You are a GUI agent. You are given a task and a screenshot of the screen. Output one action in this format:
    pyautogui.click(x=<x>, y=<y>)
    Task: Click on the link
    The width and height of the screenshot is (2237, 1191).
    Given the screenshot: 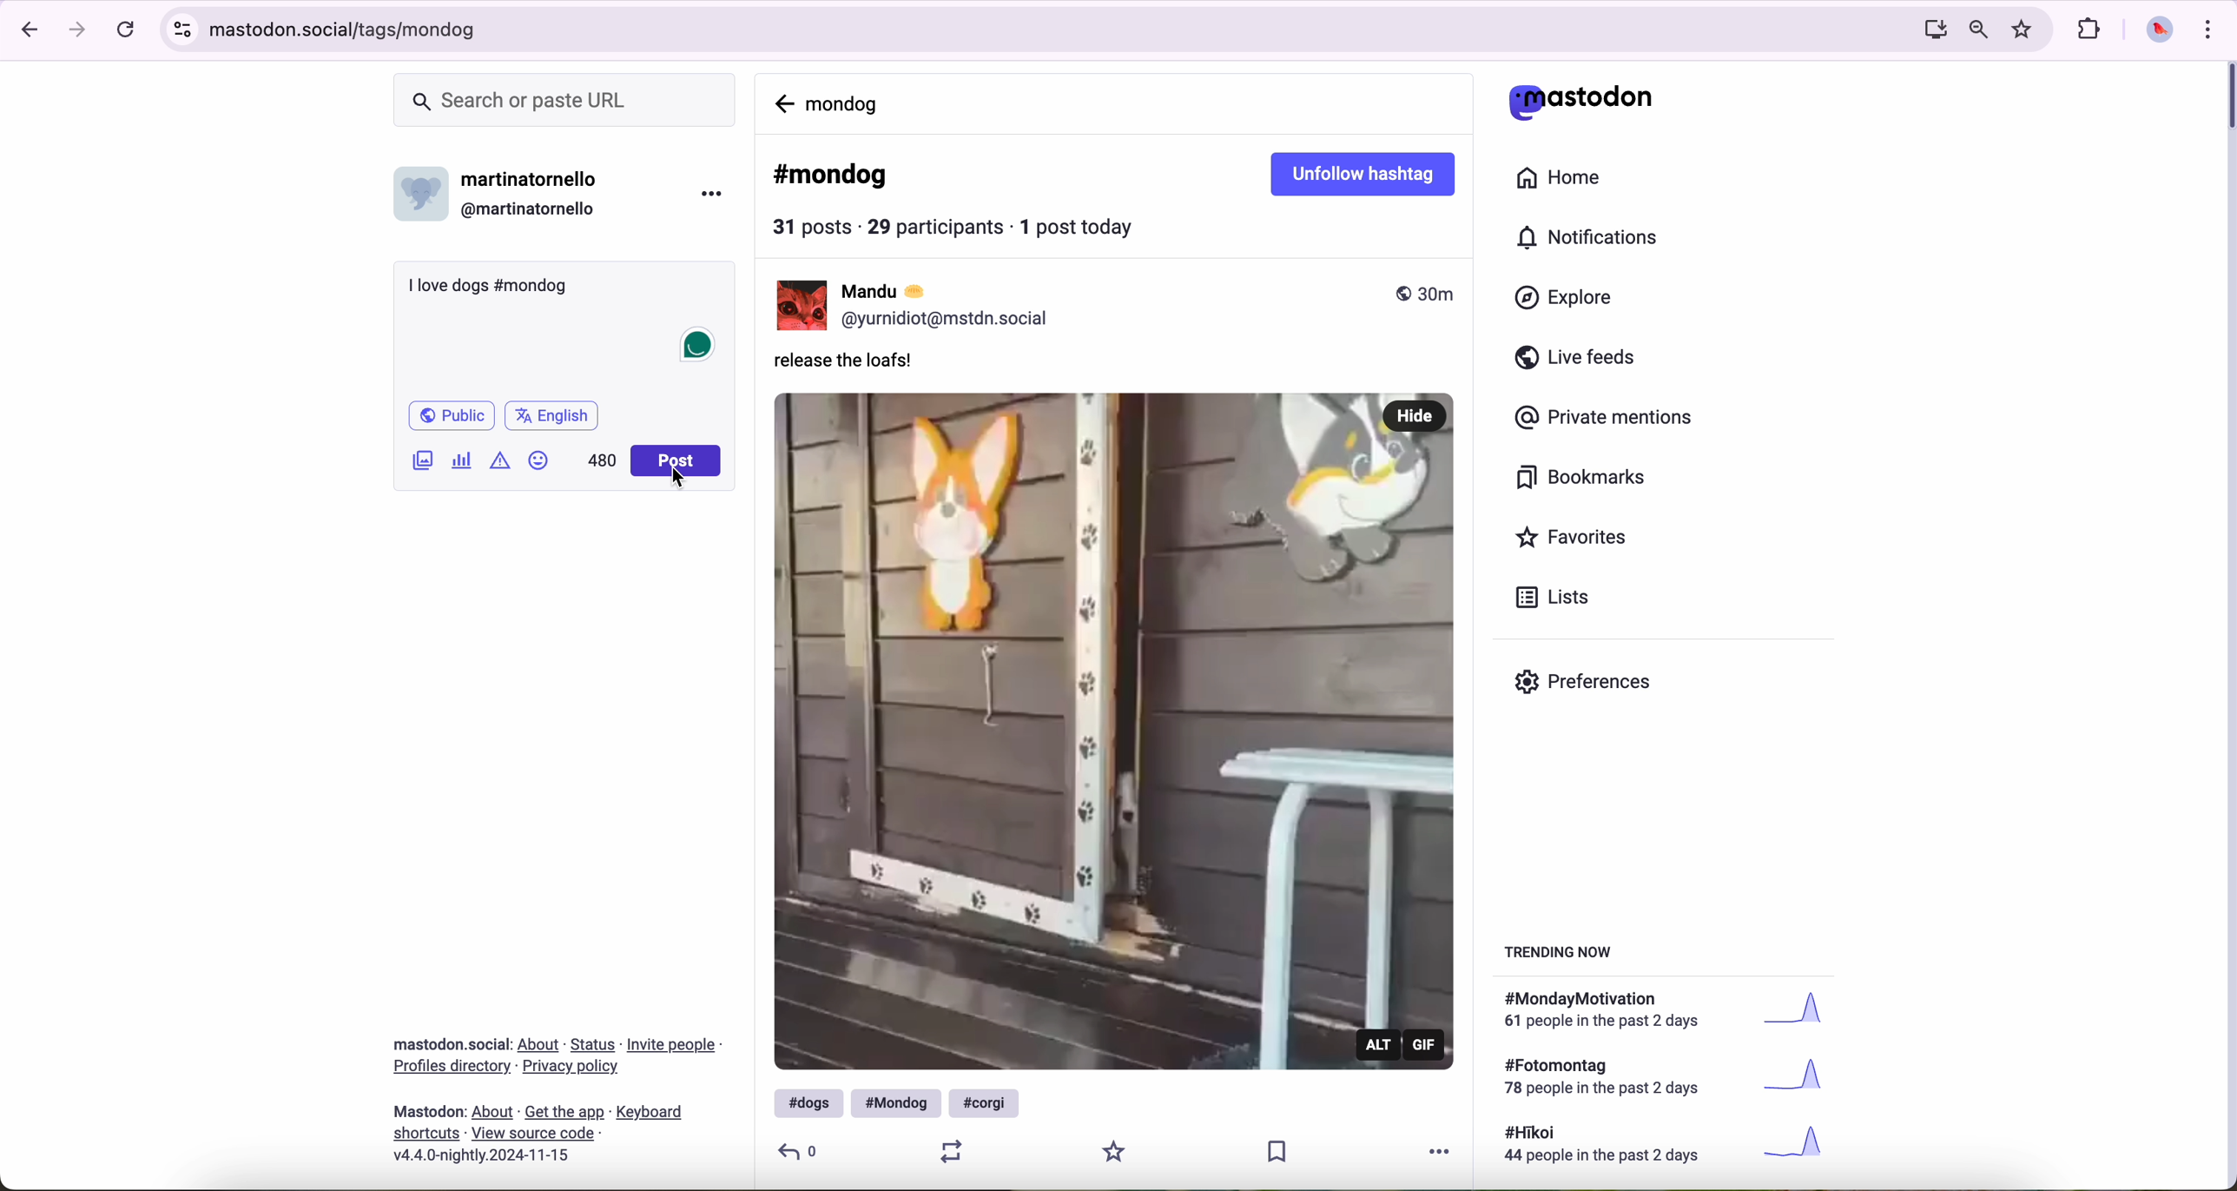 What is the action you would take?
    pyautogui.click(x=452, y=1068)
    